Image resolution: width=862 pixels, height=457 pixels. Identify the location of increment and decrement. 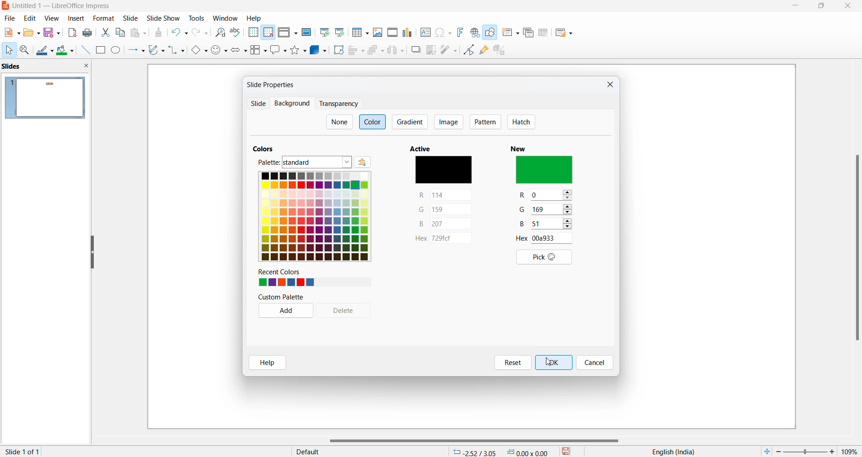
(567, 195).